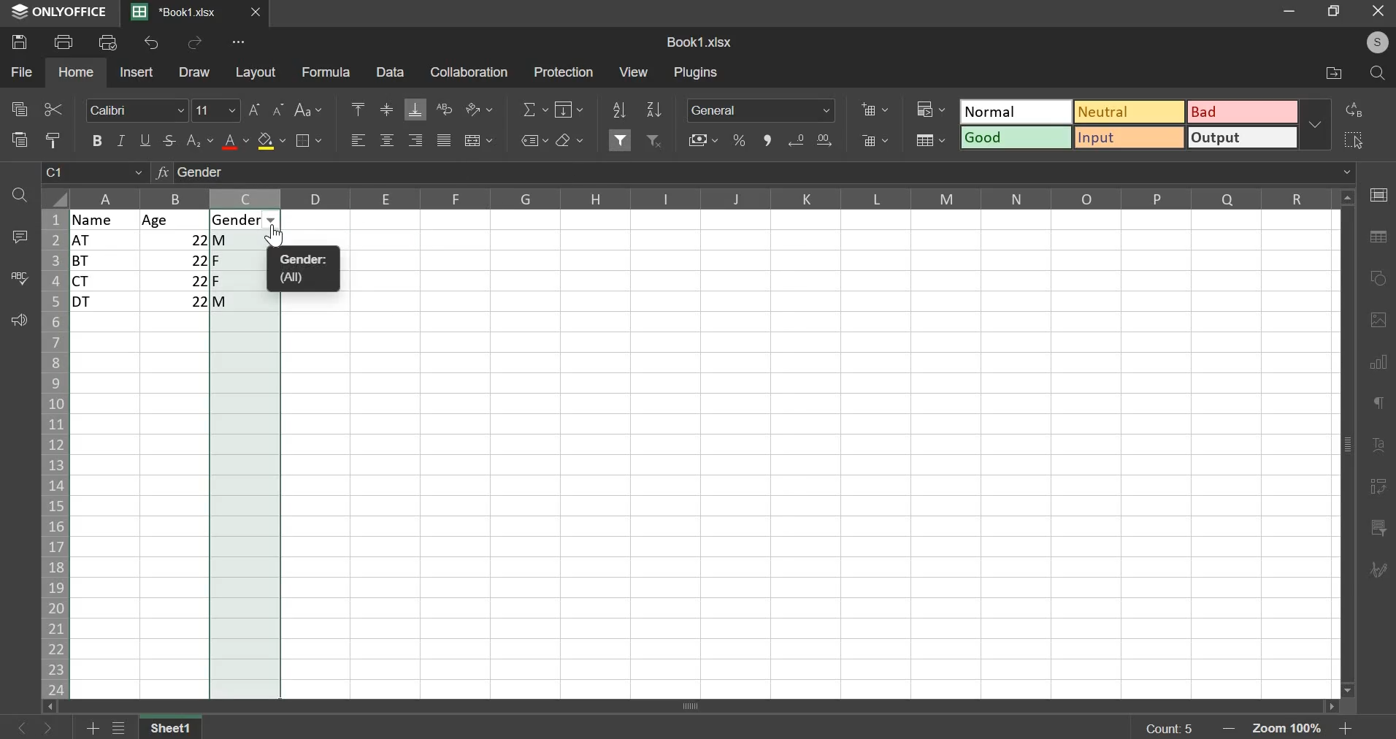  What do you see at coordinates (930, 140) in the screenshot?
I see `format as table template` at bounding box center [930, 140].